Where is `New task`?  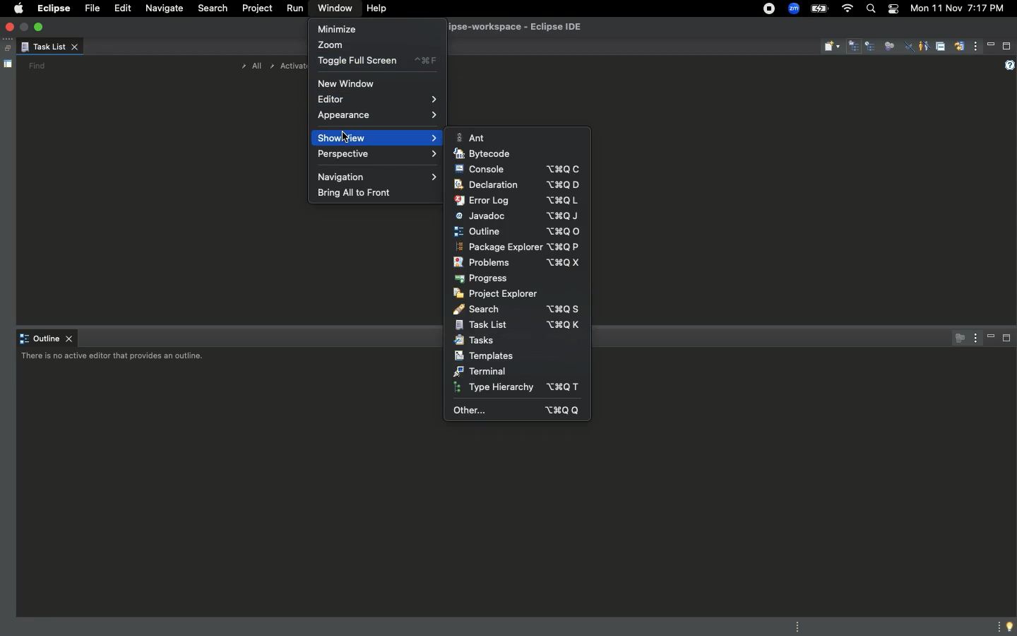
New task is located at coordinates (832, 47).